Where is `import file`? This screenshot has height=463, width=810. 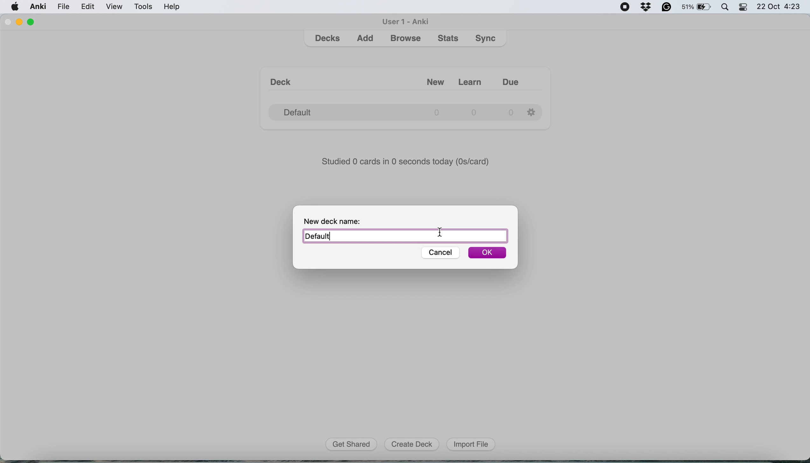 import file is located at coordinates (471, 444).